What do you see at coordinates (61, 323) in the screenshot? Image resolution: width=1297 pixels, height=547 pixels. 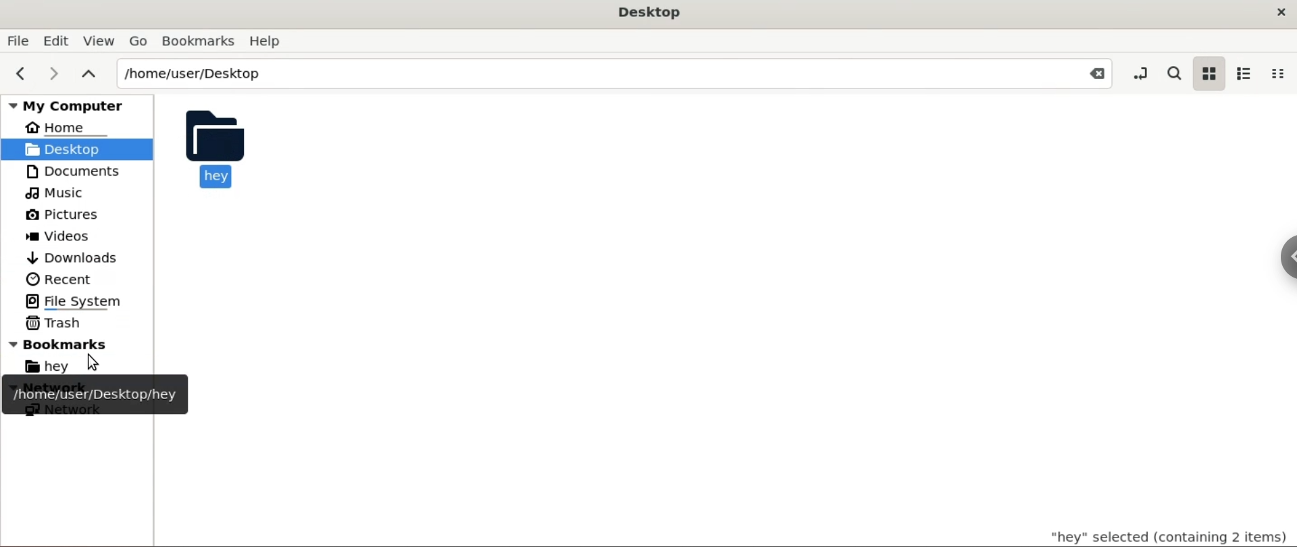 I see `Trash` at bounding box center [61, 323].